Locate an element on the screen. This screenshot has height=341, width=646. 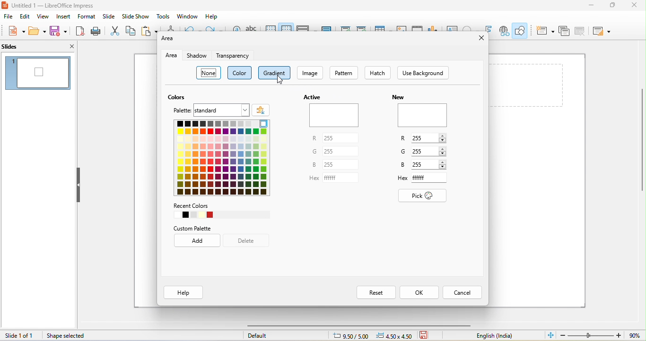
zoom is located at coordinates (602, 335).